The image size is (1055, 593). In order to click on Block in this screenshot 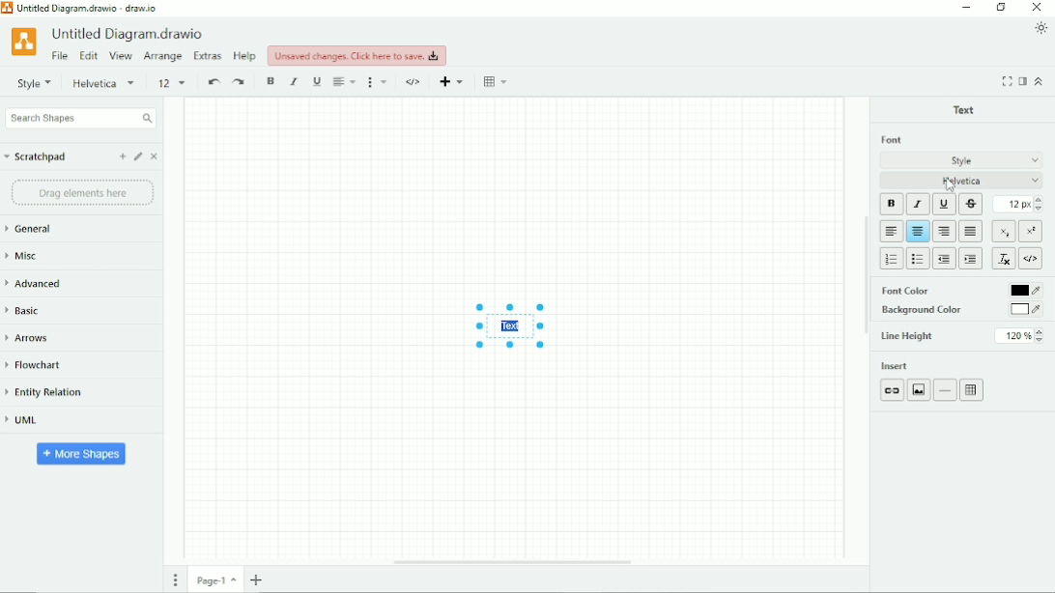, I will do `click(971, 231)`.